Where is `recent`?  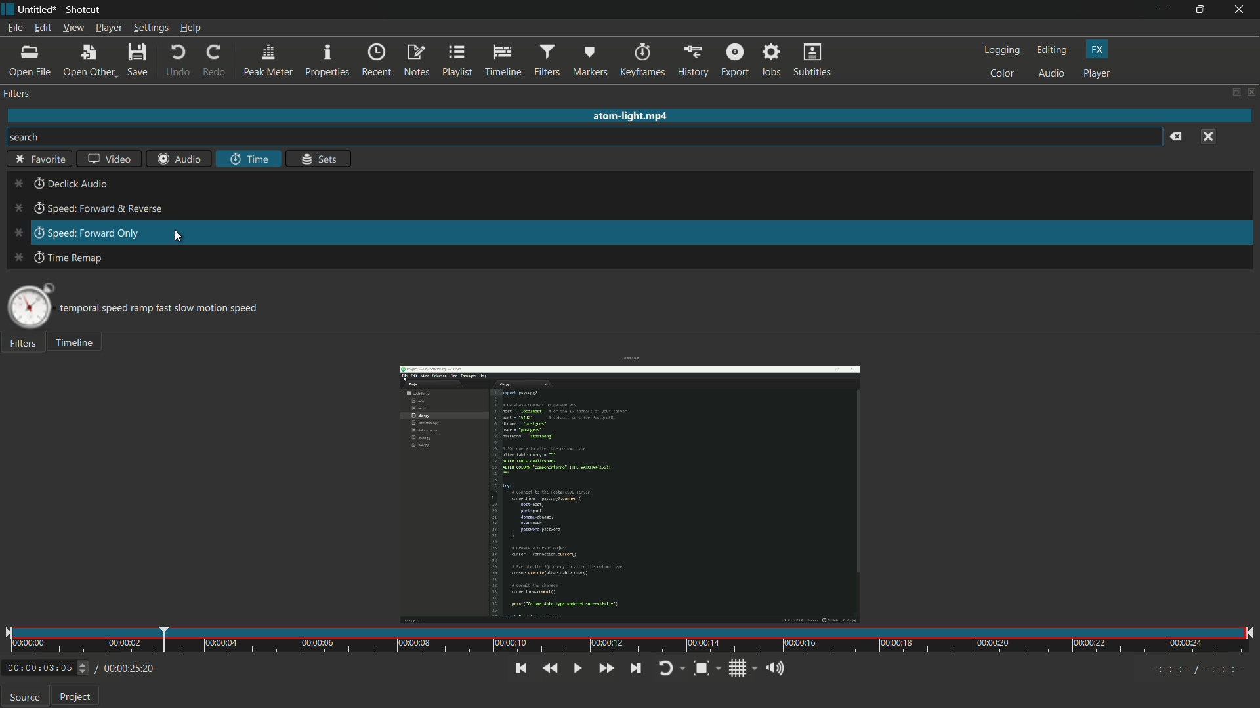
recent is located at coordinates (377, 61).